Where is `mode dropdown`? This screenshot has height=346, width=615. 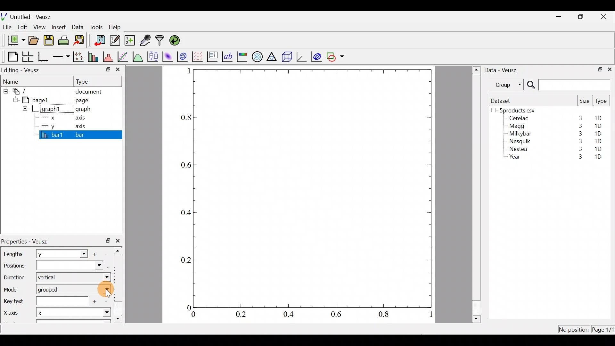
mode dropdown is located at coordinates (98, 290).